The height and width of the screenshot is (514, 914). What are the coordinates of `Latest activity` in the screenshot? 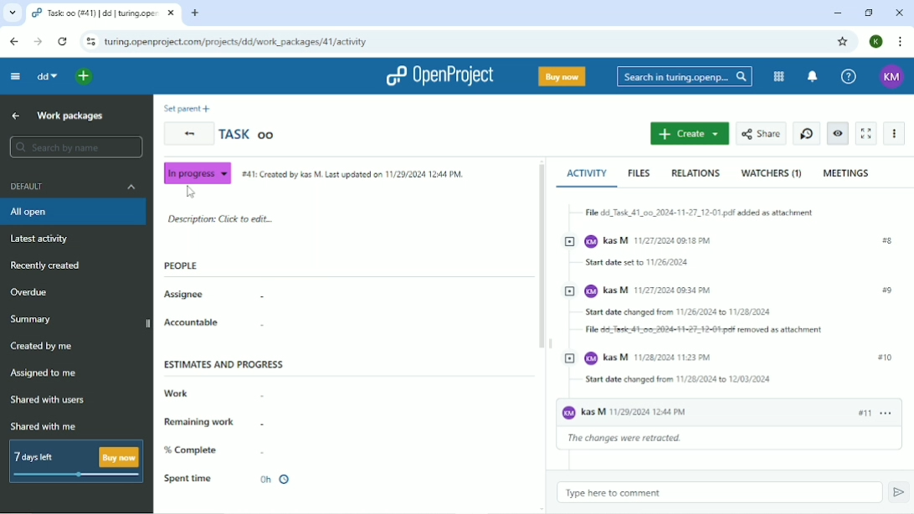 It's located at (42, 239).